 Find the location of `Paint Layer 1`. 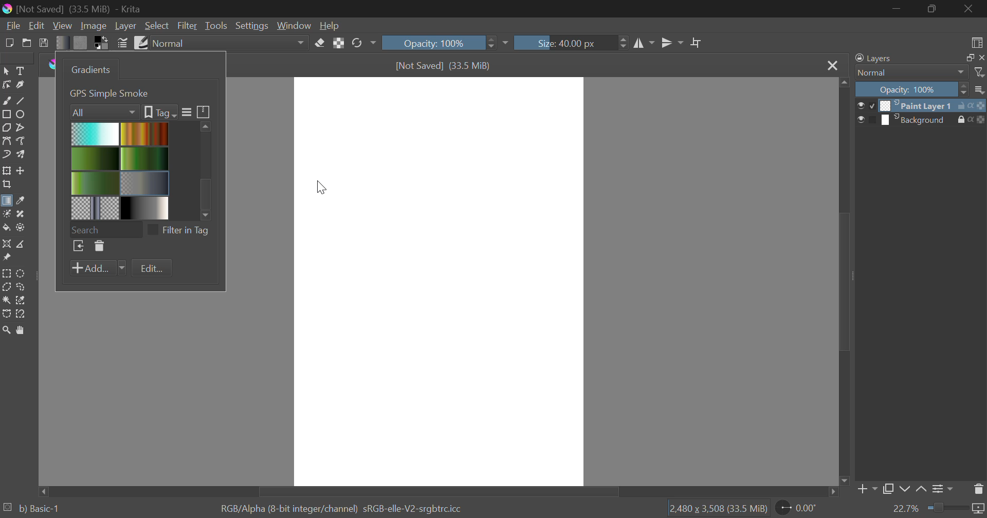

Paint Layer 1 is located at coordinates (917, 105).